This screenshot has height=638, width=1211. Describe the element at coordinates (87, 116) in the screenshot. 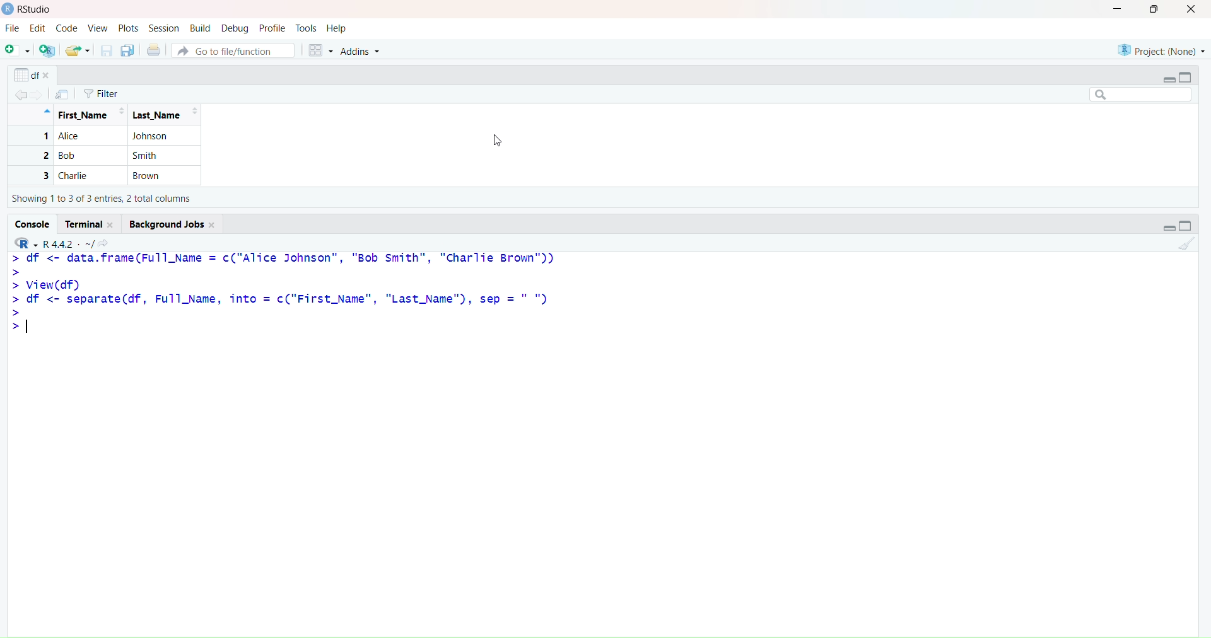

I see `Full Name` at that location.